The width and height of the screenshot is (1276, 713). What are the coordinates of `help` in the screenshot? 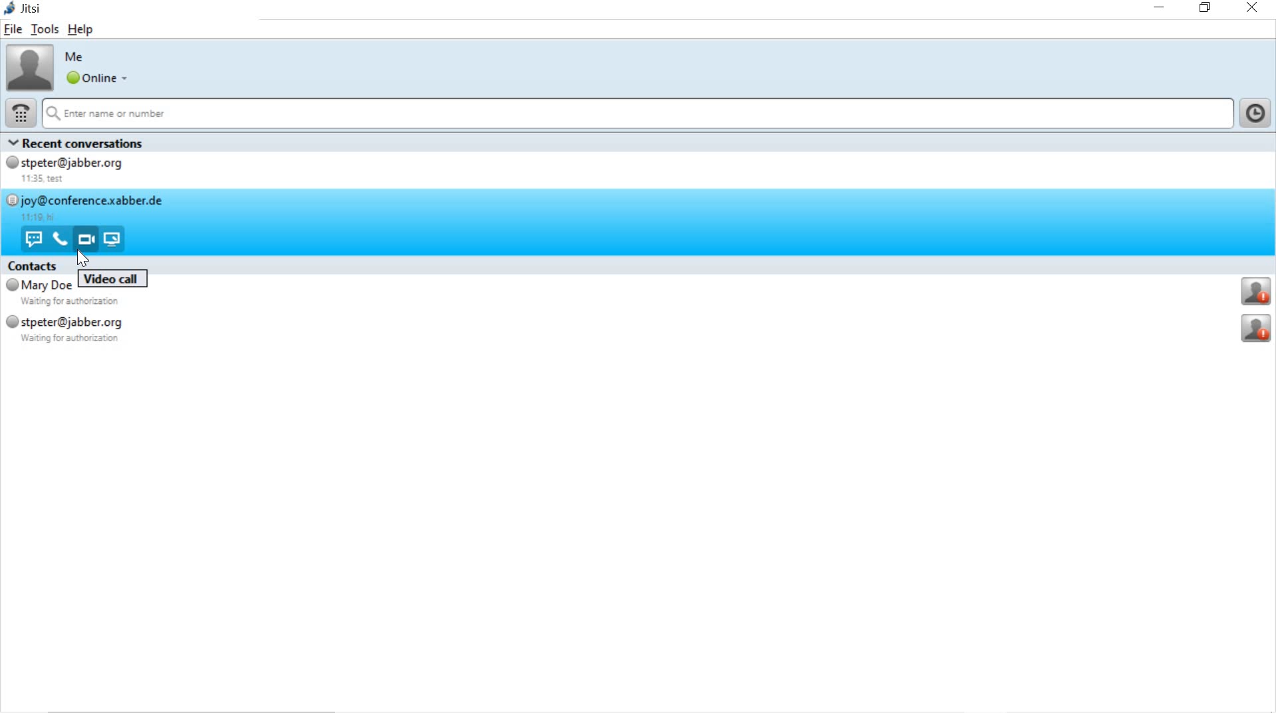 It's located at (80, 32).